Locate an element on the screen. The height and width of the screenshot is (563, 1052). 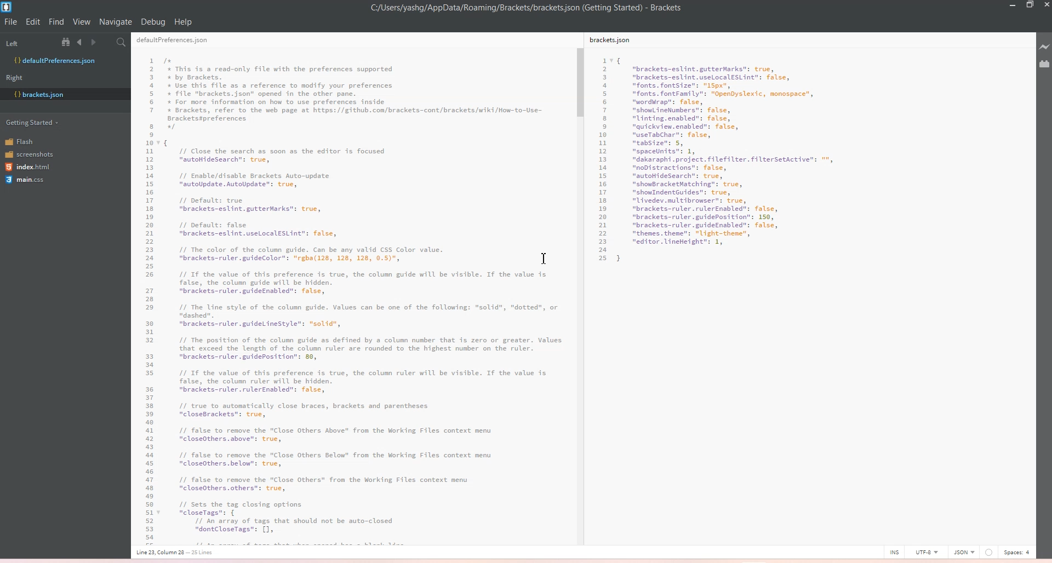
View is located at coordinates (82, 22).